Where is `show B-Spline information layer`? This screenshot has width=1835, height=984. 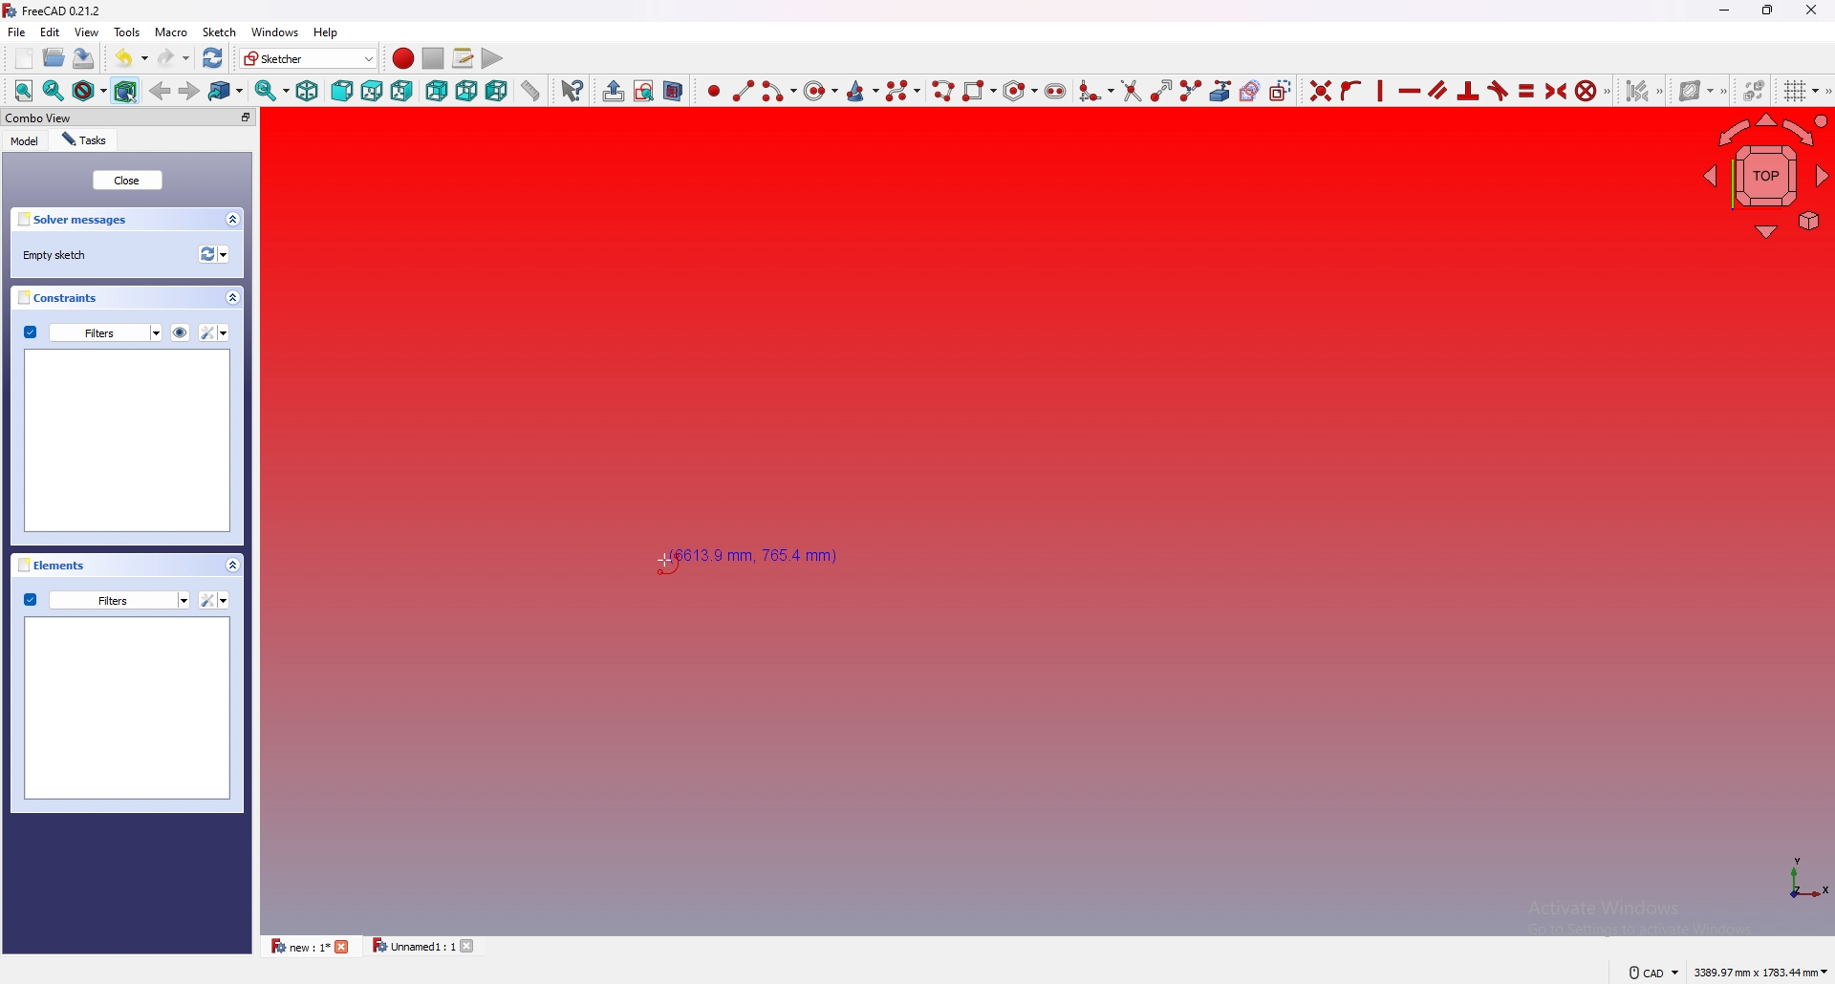
show B-Spline information layer is located at coordinates (1698, 91).